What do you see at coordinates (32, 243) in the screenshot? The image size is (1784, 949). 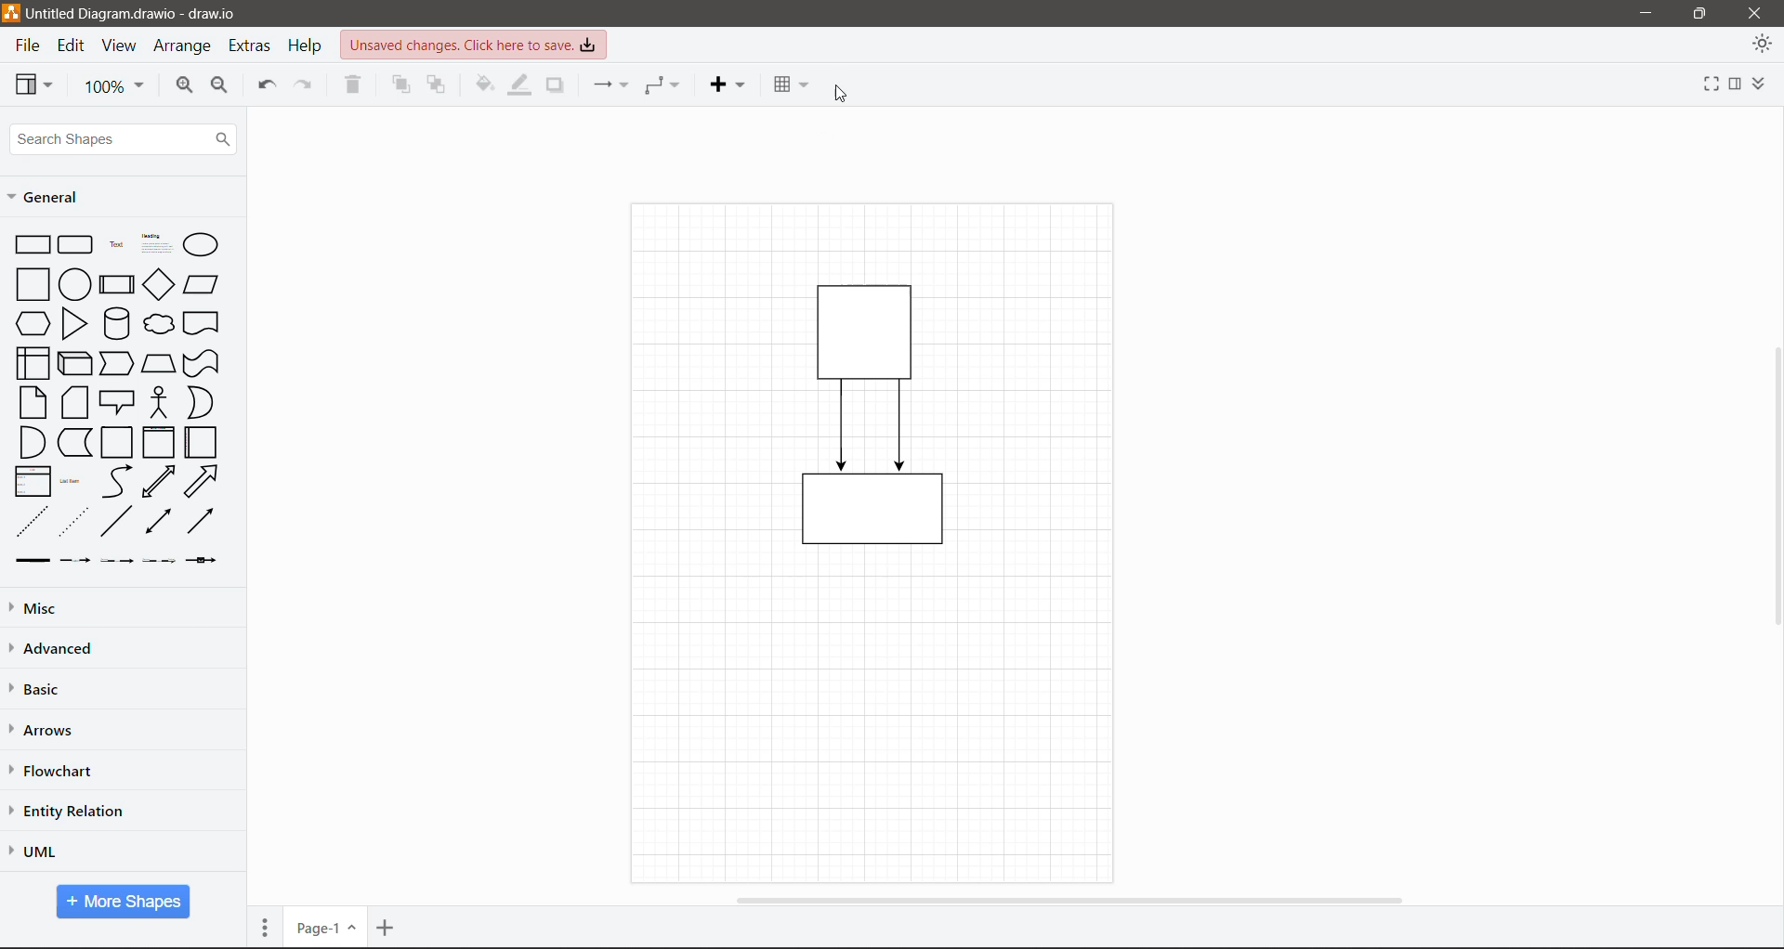 I see `Rectangle` at bounding box center [32, 243].